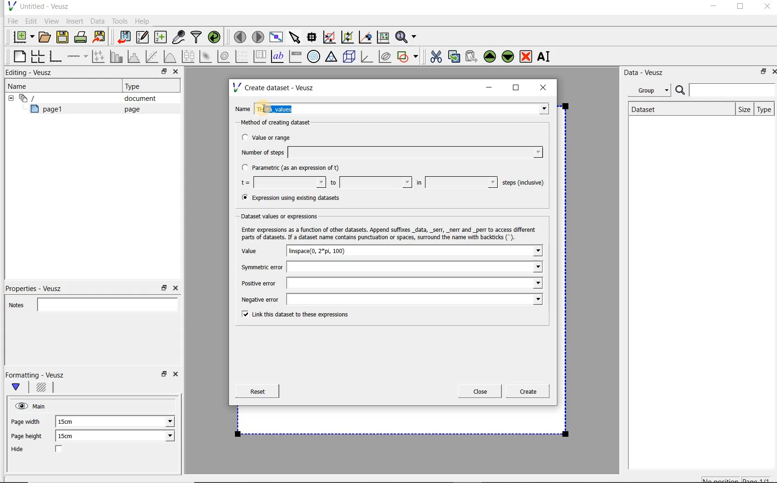 This screenshot has width=777, height=483. I want to click on hide sub menu, so click(9, 97).